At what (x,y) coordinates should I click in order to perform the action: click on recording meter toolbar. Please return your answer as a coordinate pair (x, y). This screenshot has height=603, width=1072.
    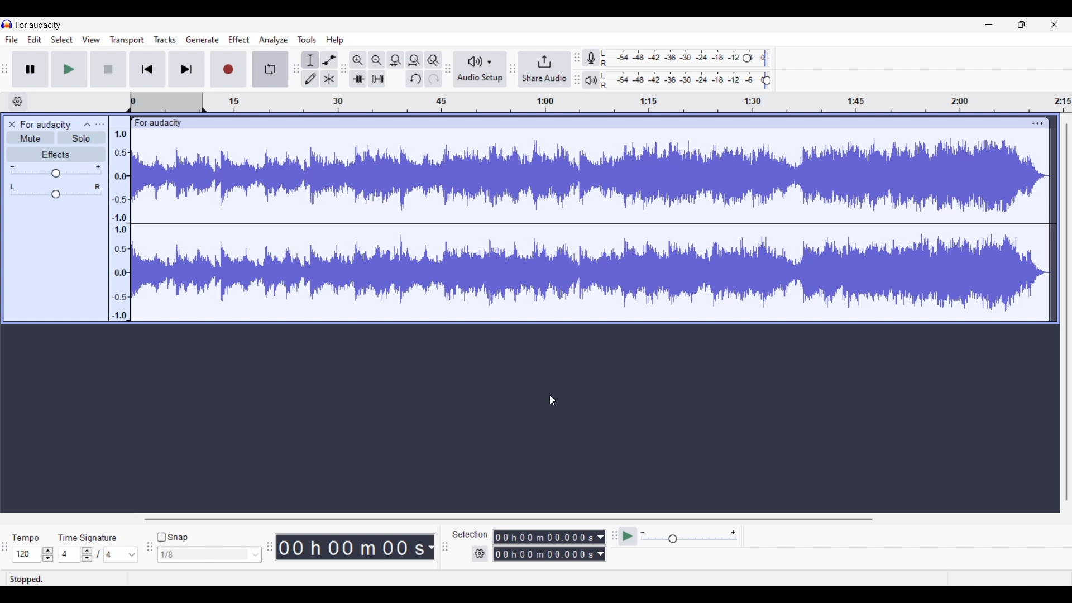
    Looking at the image, I should click on (577, 54).